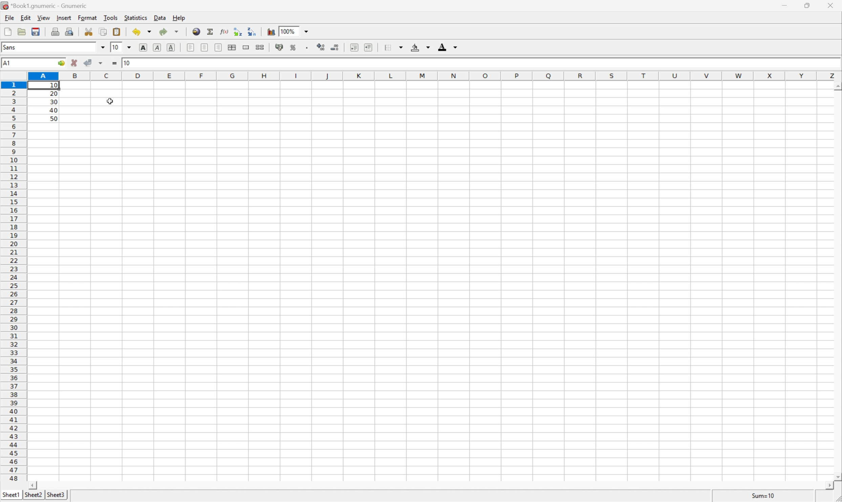  I want to click on Sort the selected region in descending order based on the first column selected, so click(253, 32).